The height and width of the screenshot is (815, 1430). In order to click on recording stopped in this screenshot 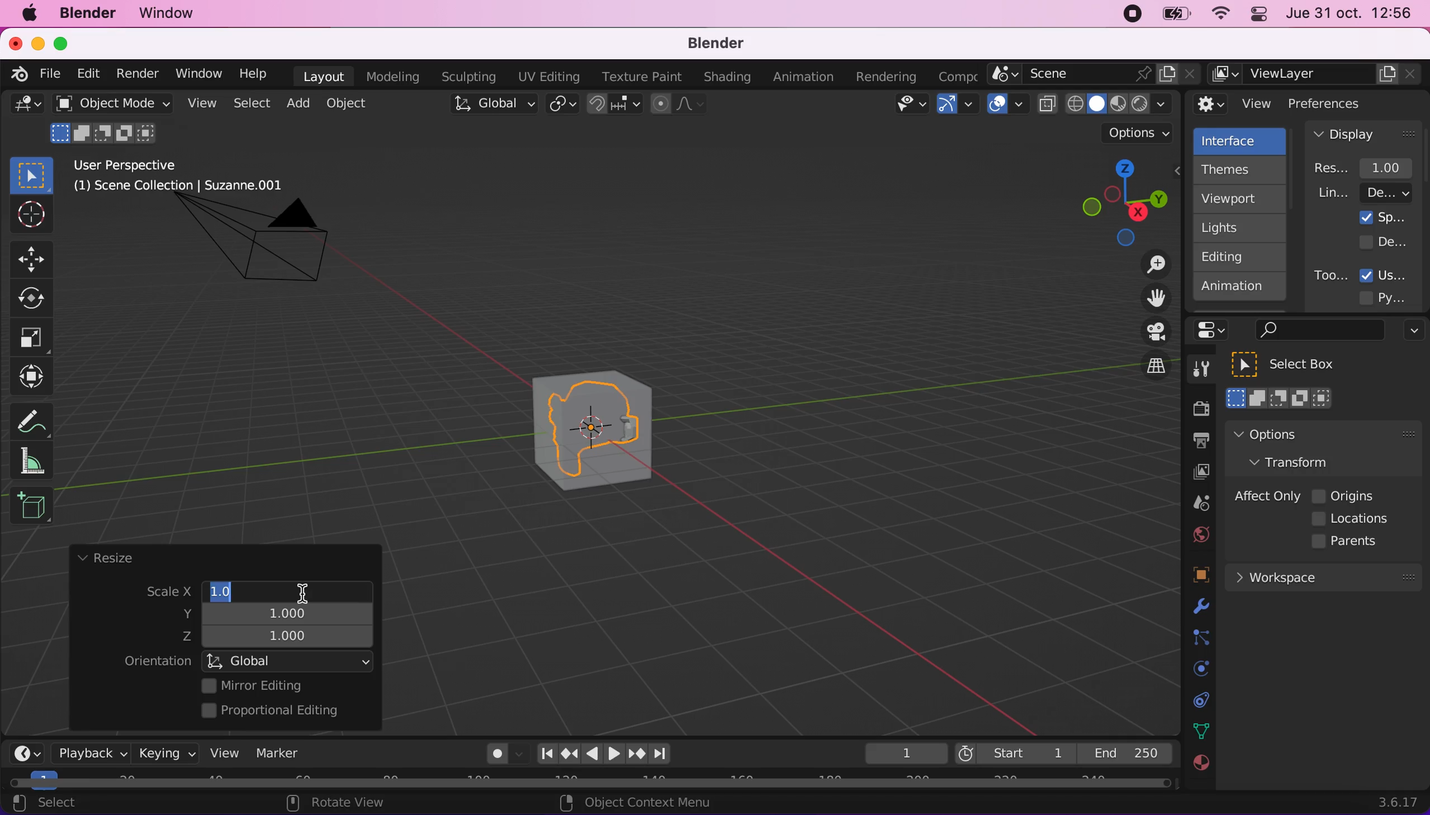, I will do `click(1128, 16)`.